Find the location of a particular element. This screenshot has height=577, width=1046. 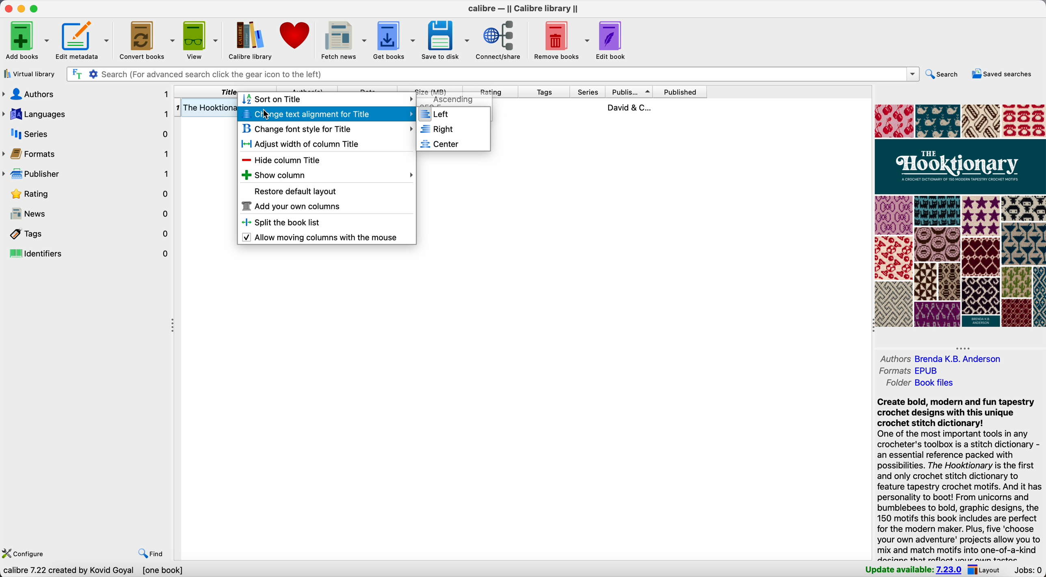

virtual library is located at coordinates (29, 74).